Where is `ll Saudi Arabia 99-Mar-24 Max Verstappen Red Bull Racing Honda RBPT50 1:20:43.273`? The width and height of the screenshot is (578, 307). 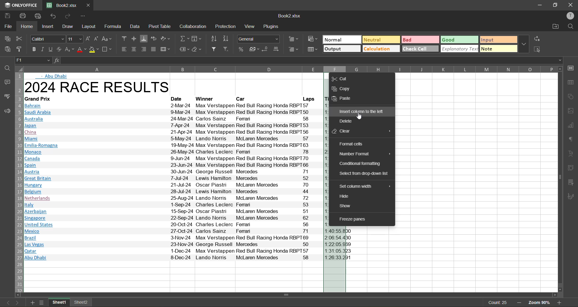 ll Saudi Arabia 99-Mar-24 Max Verstappen Red Bull Racing Honda RBPT50 1:20:43.273 is located at coordinates (173, 112).